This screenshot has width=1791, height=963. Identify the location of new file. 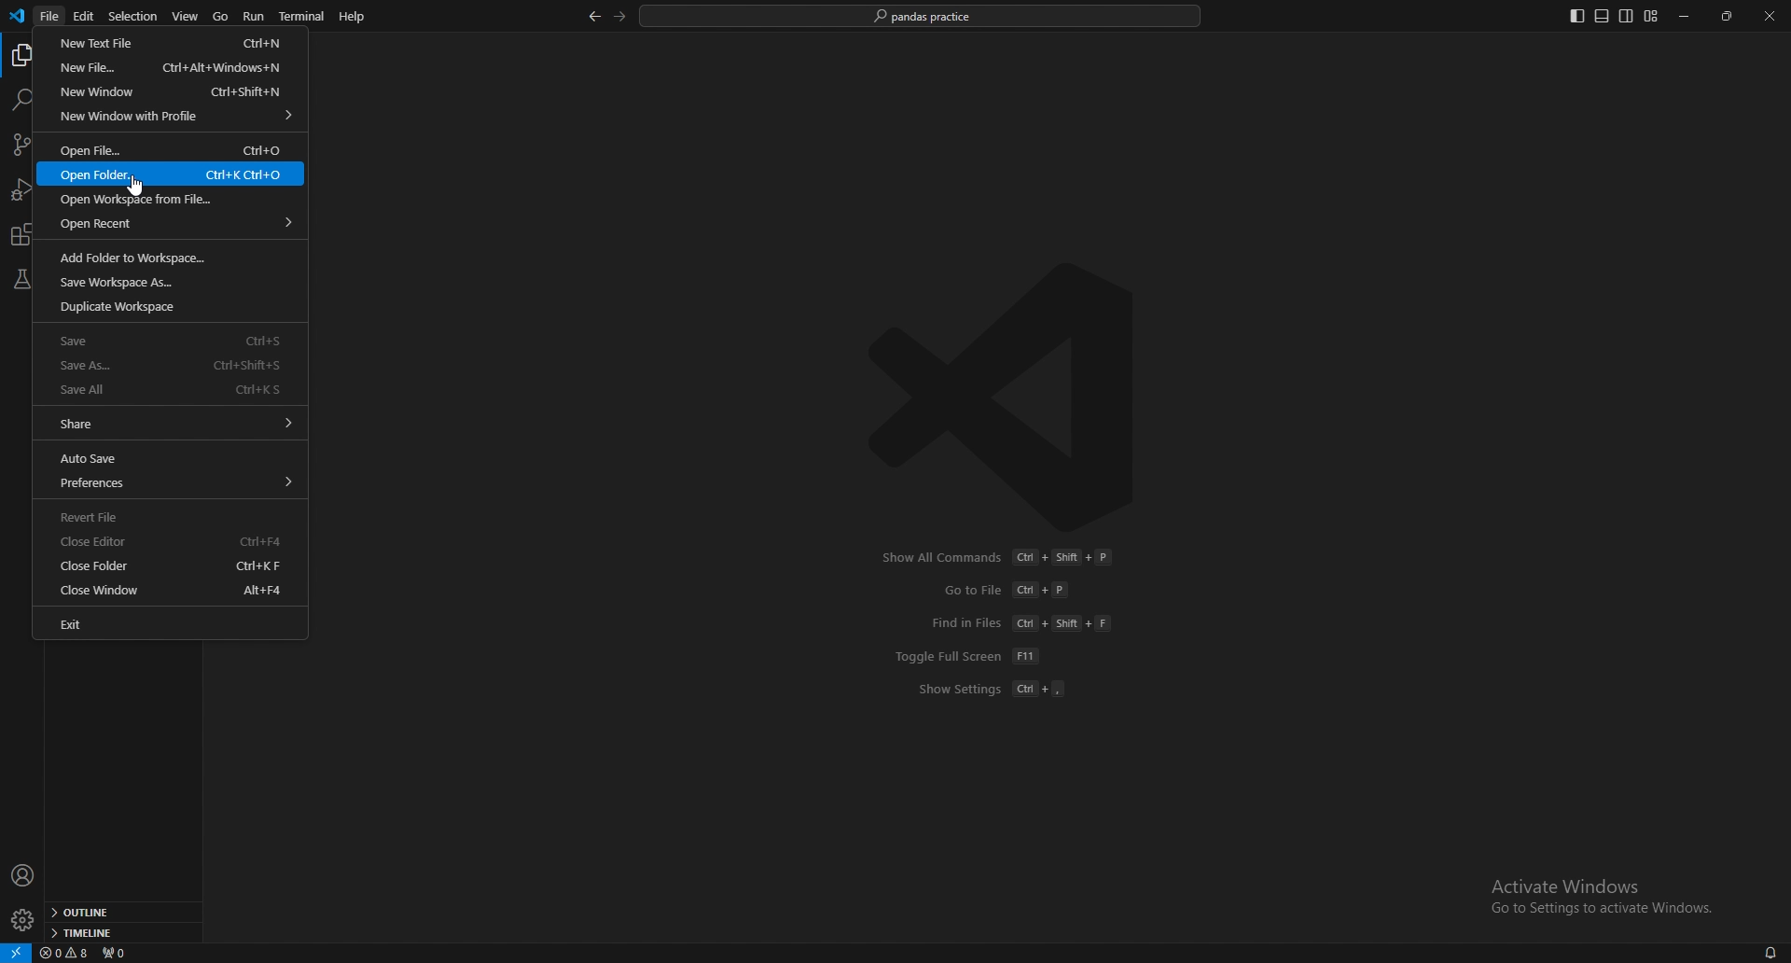
(168, 66).